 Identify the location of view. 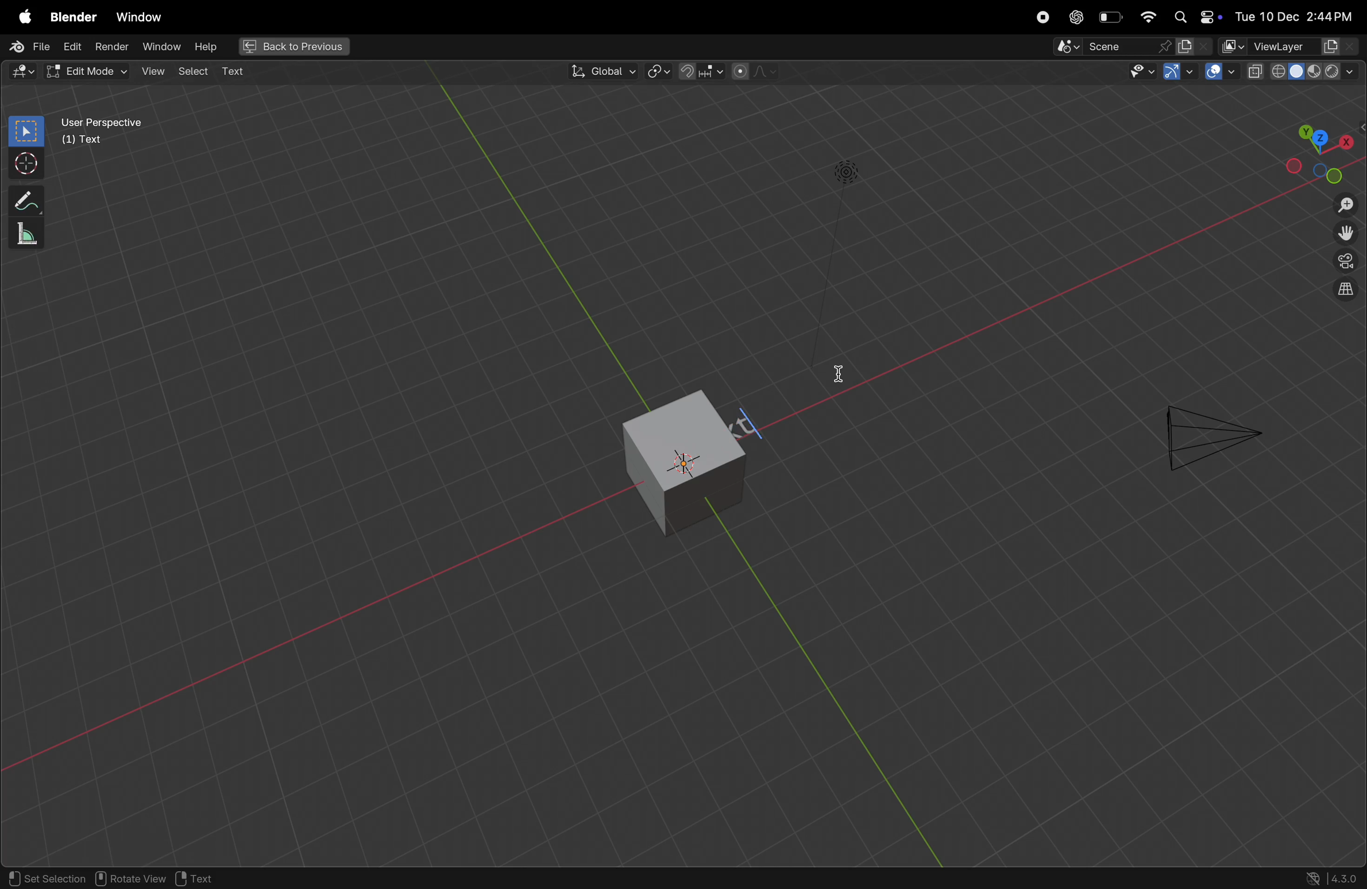
(159, 72).